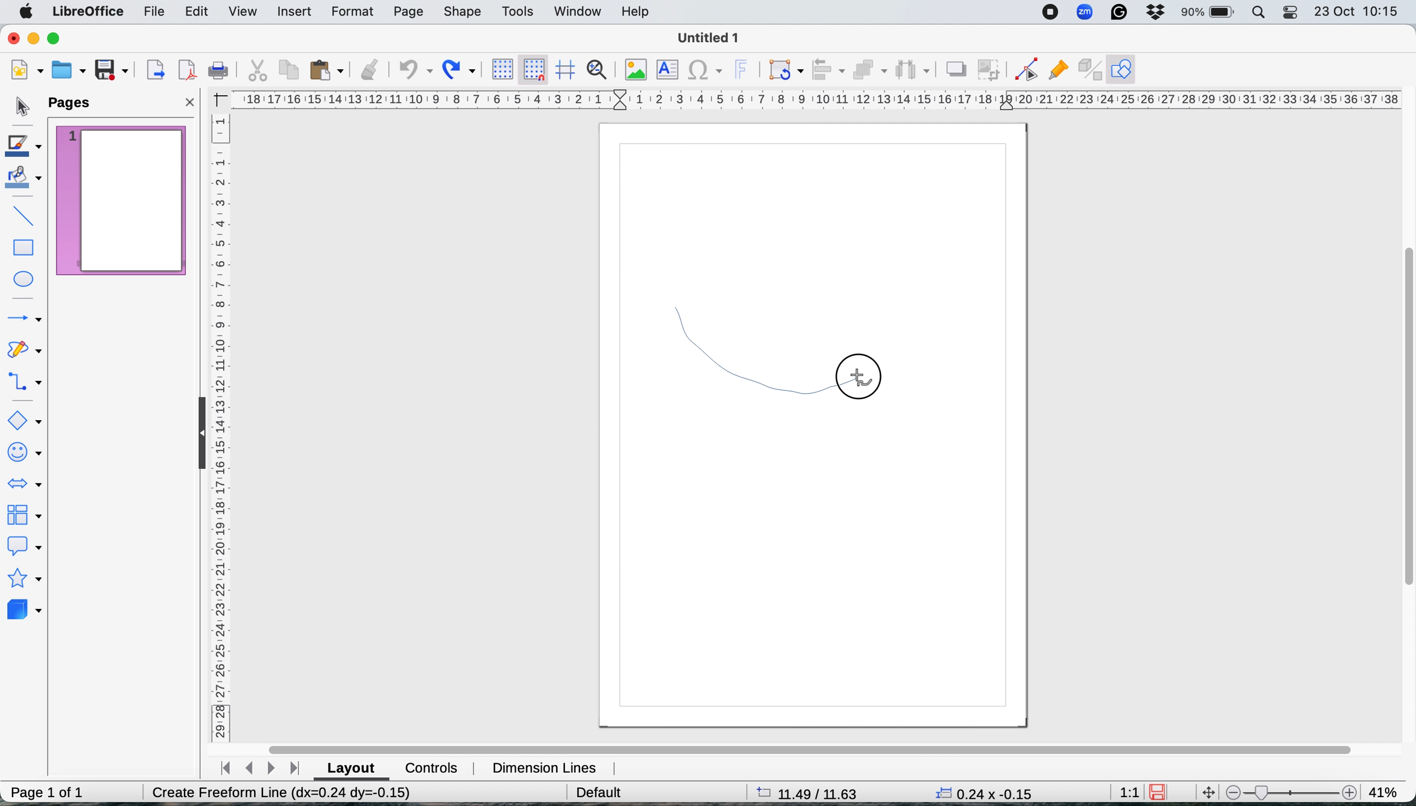  Describe the element at coordinates (244, 11) in the screenshot. I see `view` at that location.